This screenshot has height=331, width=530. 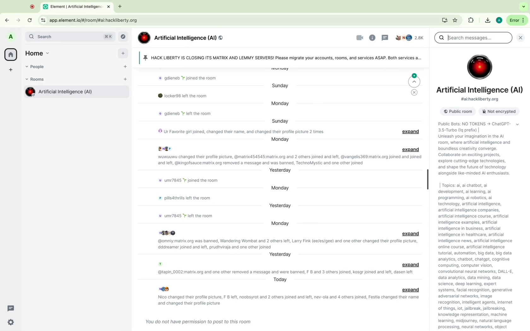 What do you see at coordinates (125, 69) in the screenshot?
I see `start chat` at bounding box center [125, 69].